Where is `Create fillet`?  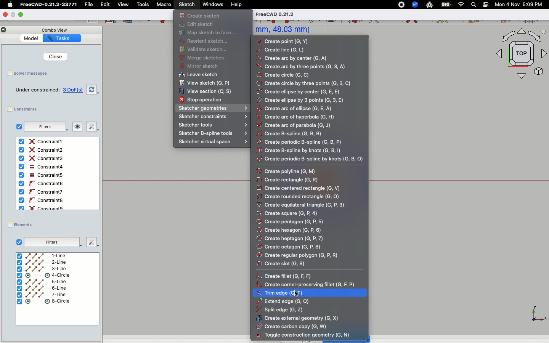
Create fillet is located at coordinates (285, 276).